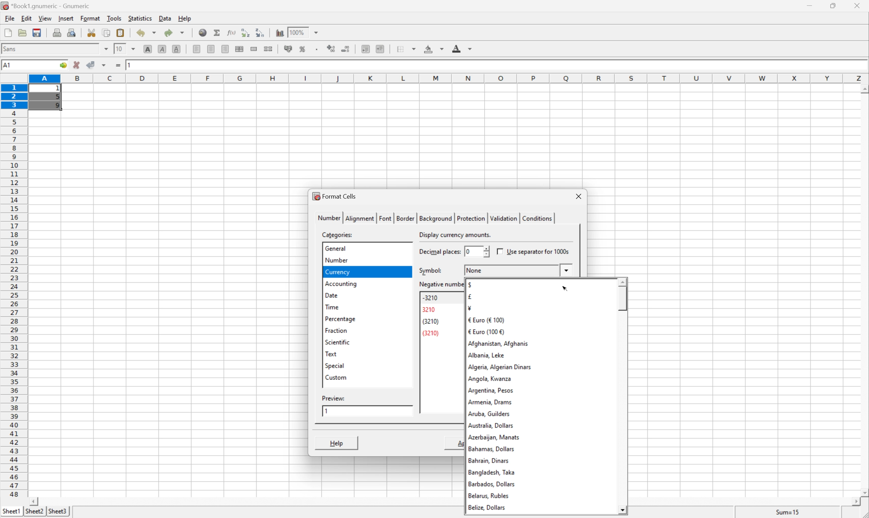 Image resolution: width=869 pixels, height=518 pixels. Describe the element at coordinates (434, 48) in the screenshot. I see `background` at that location.